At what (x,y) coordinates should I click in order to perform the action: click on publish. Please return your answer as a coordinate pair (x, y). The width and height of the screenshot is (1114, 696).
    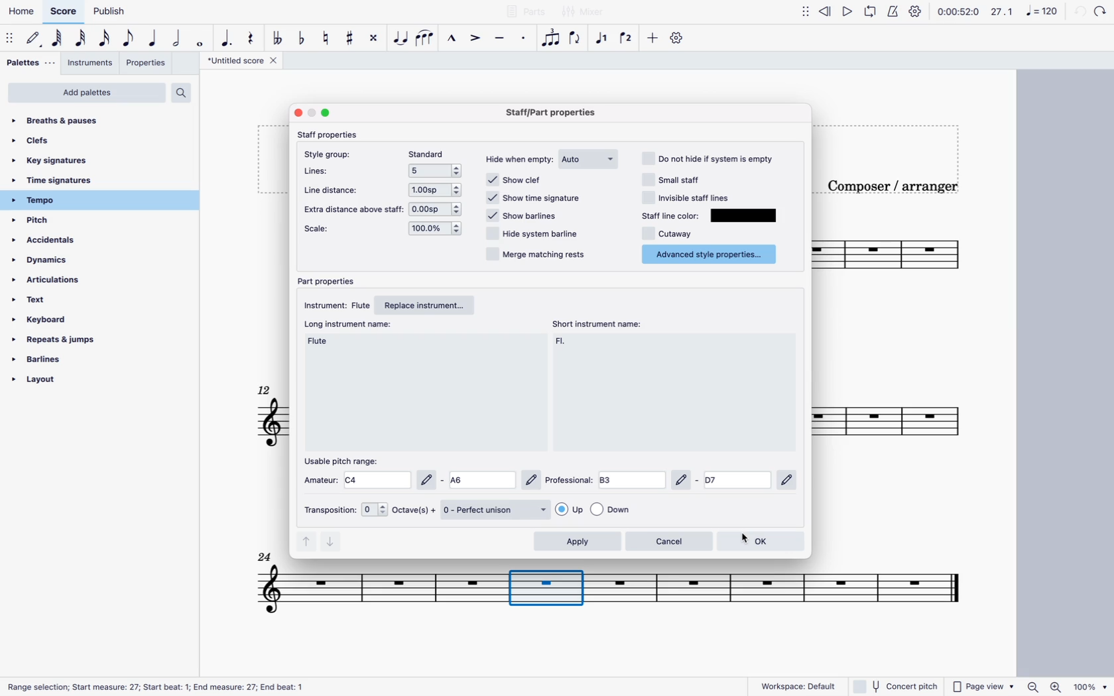
    Looking at the image, I should click on (108, 13).